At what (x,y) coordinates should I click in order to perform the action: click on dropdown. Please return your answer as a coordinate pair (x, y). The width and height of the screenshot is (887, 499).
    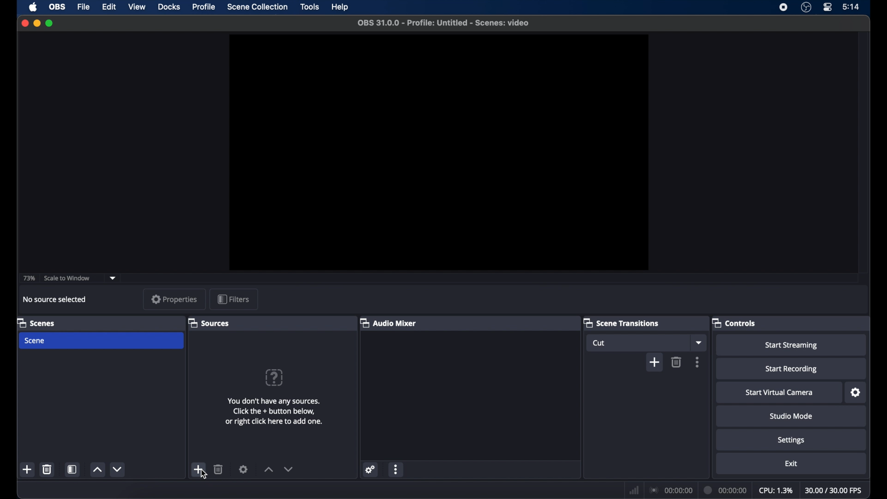
    Looking at the image, I should click on (699, 343).